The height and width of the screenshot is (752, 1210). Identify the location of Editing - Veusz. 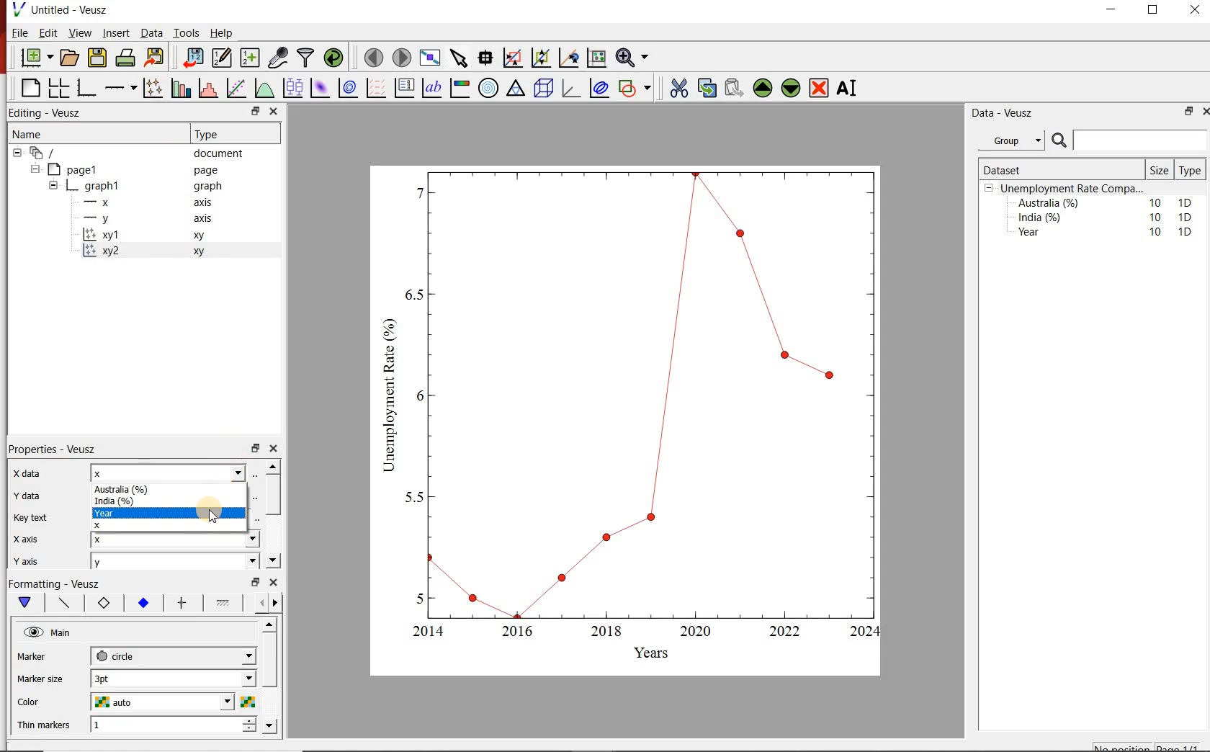
(48, 112).